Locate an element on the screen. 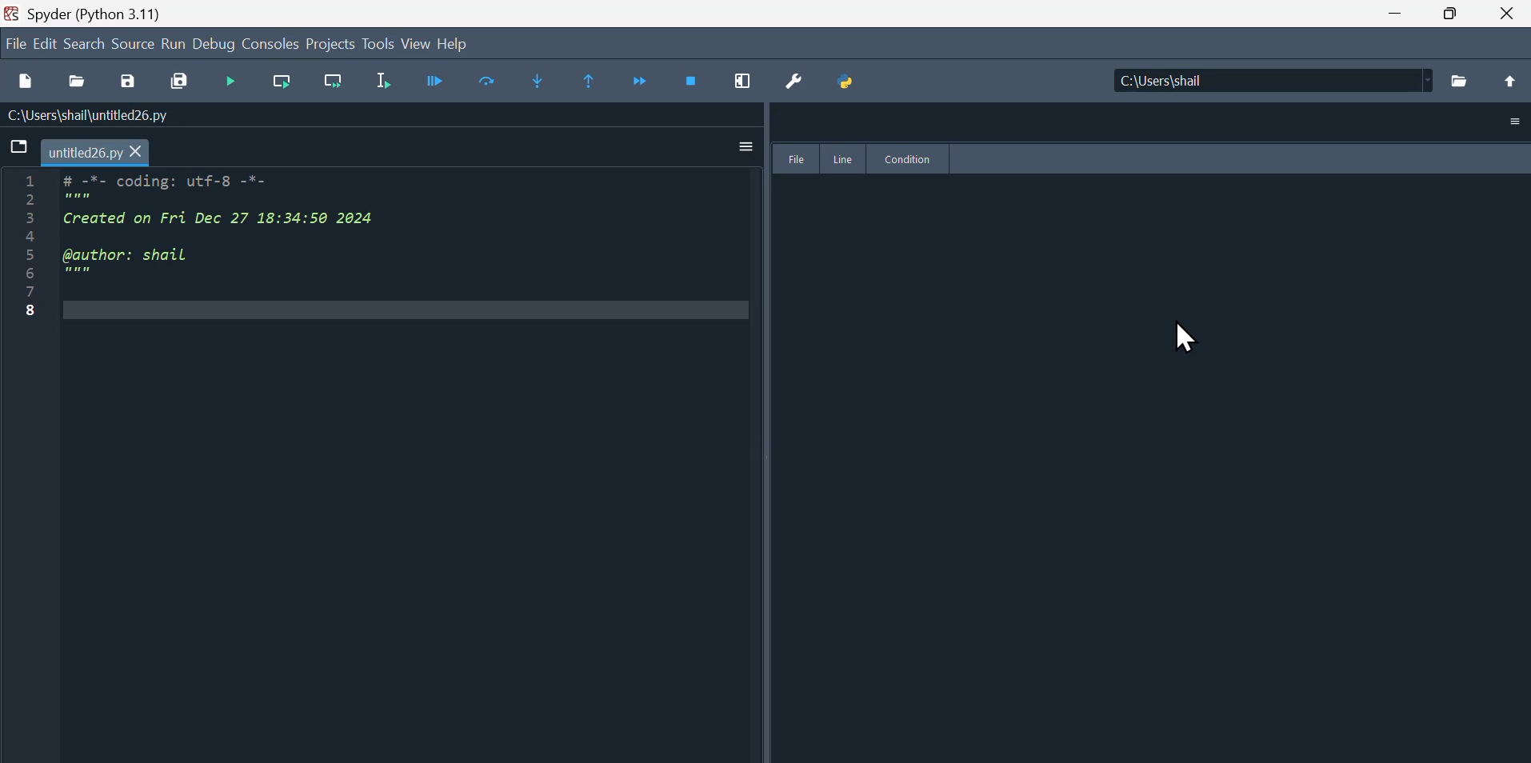 The width and height of the screenshot is (1531, 763). View is located at coordinates (414, 43).